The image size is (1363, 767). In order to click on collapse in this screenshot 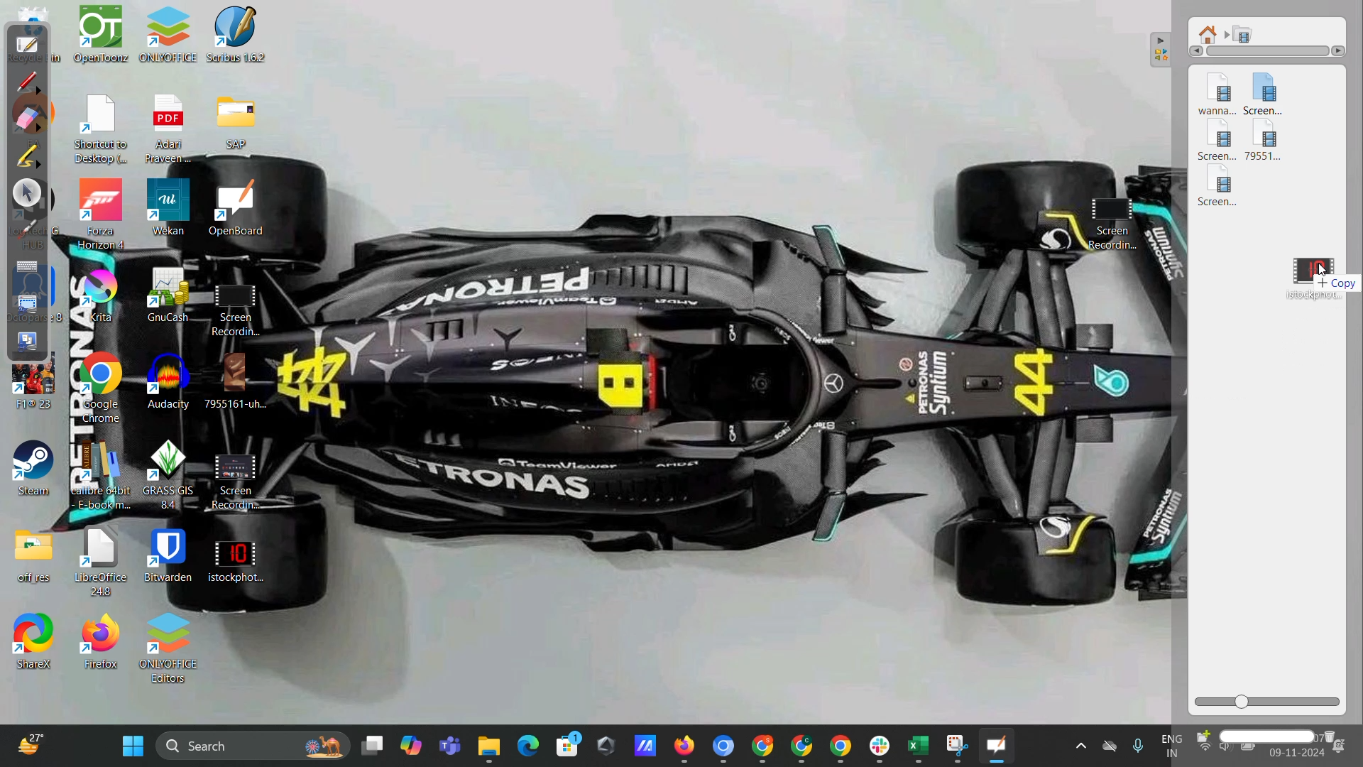, I will do `click(1166, 49)`.